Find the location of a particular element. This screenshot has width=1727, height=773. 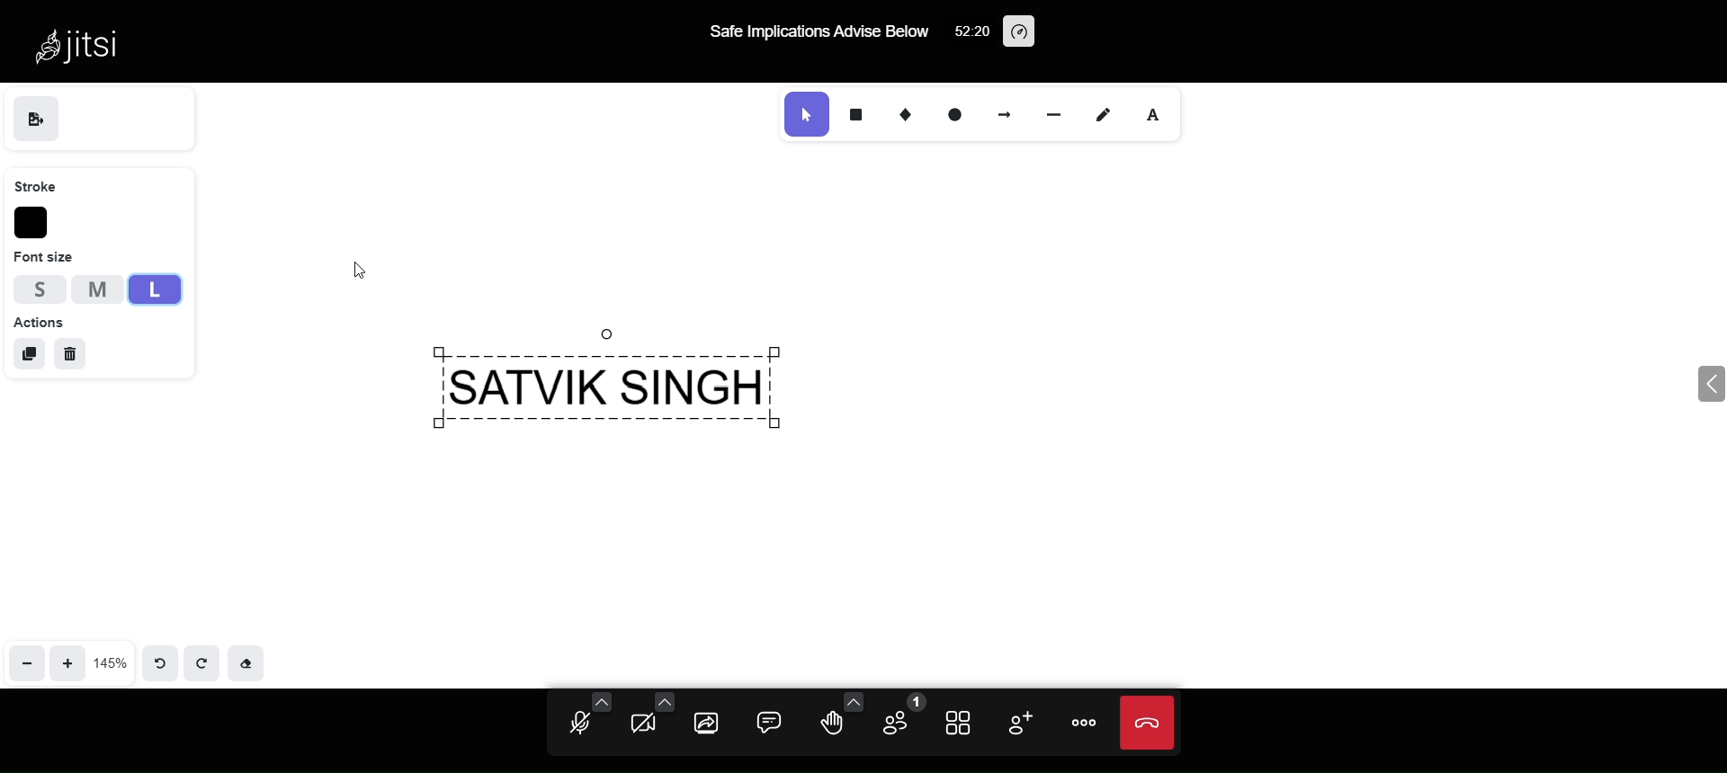

more actions is located at coordinates (1078, 724).